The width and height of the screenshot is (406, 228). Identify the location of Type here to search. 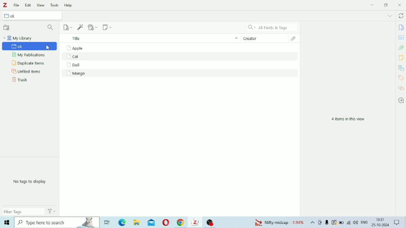
(57, 222).